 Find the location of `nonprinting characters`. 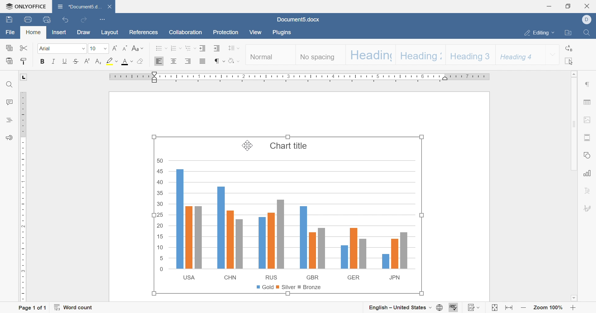

nonprinting characters is located at coordinates (219, 61).